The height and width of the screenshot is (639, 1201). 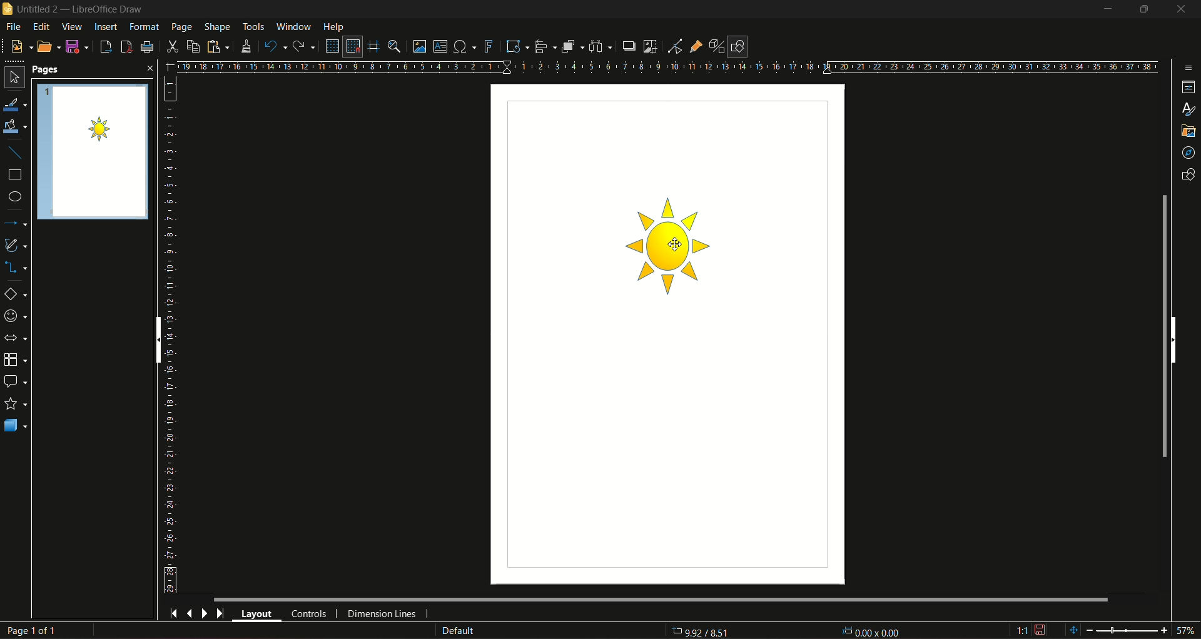 What do you see at coordinates (13, 79) in the screenshot?
I see `select` at bounding box center [13, 79].